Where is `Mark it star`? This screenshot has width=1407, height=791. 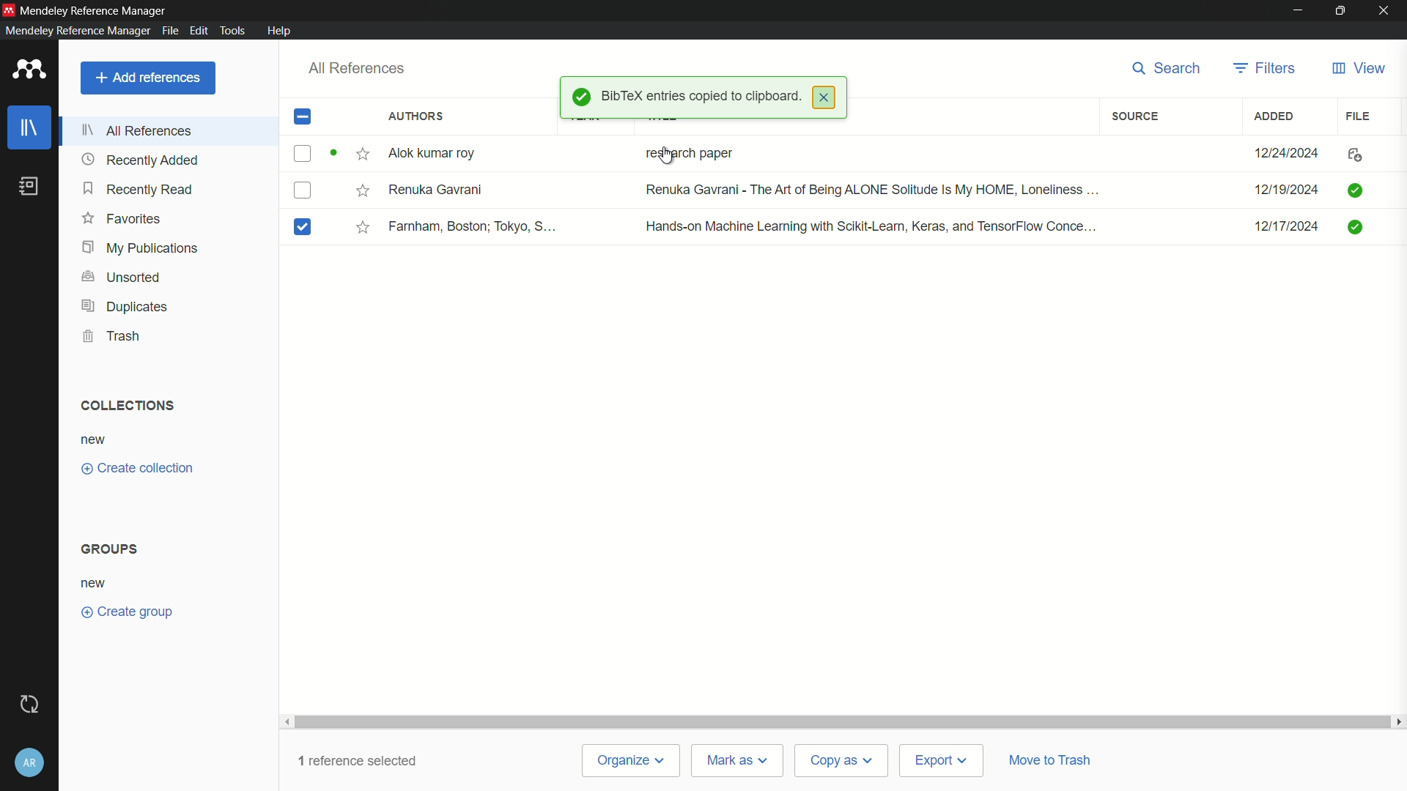 Mark it star is located at coordinates (361, 227).